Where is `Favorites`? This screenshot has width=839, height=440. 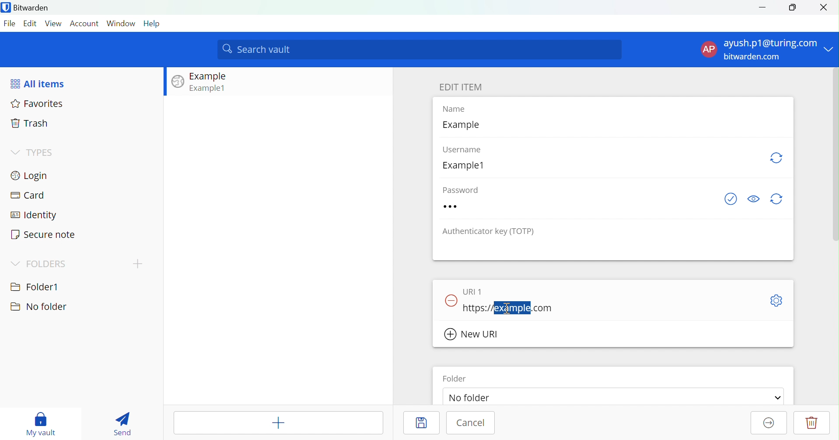 Favorites is located at coordinates (38, 105).